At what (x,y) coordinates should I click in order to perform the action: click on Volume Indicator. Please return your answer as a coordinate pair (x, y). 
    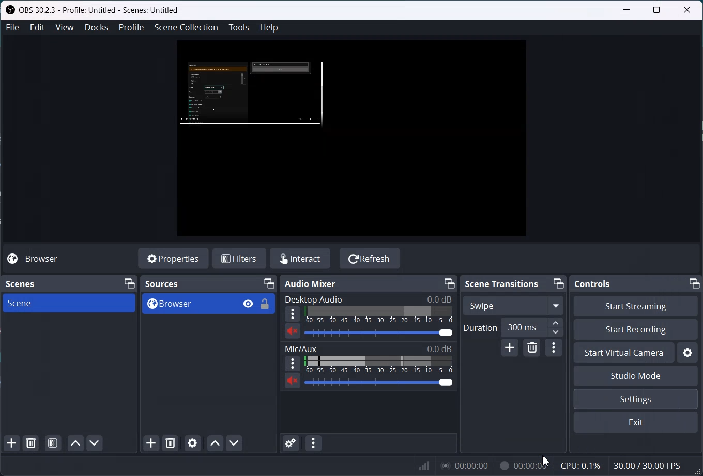
    Looking at the image, I should click on (379, 364).